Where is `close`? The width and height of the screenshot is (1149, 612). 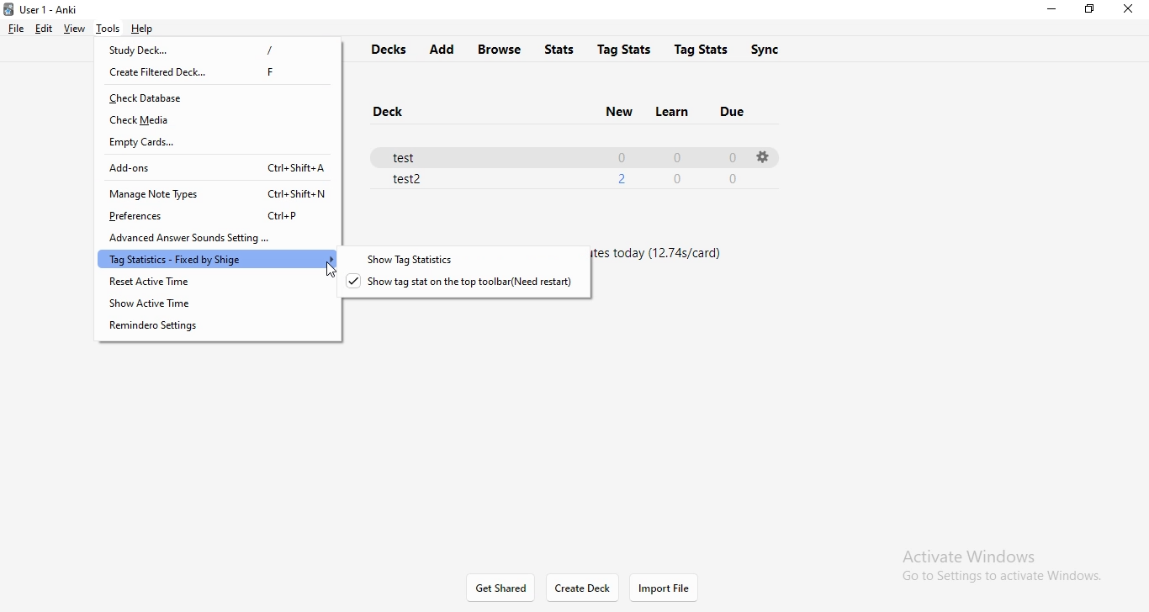
close is located at coordinates (1129, 9).